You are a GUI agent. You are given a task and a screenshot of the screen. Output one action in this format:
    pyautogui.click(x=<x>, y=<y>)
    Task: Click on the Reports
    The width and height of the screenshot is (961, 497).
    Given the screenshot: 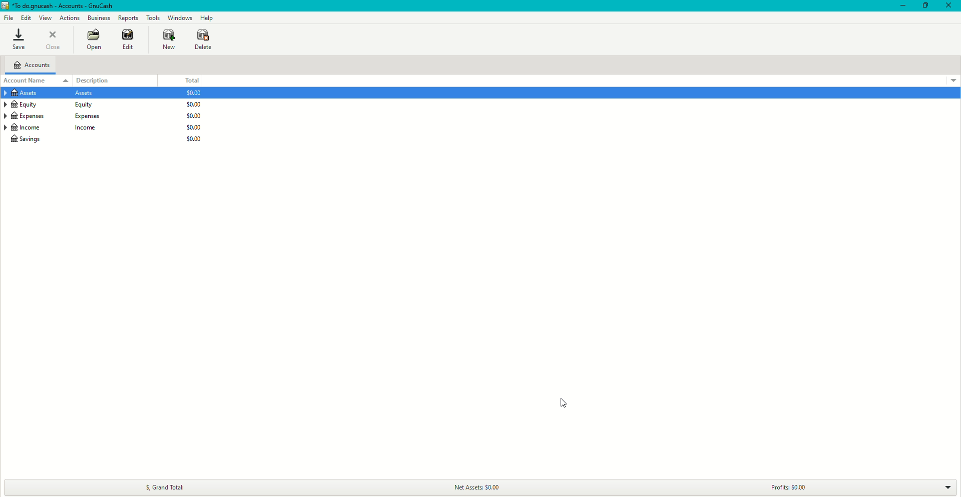 What is the action you would take?
    pyautogui.click(x=128, y=18)
    